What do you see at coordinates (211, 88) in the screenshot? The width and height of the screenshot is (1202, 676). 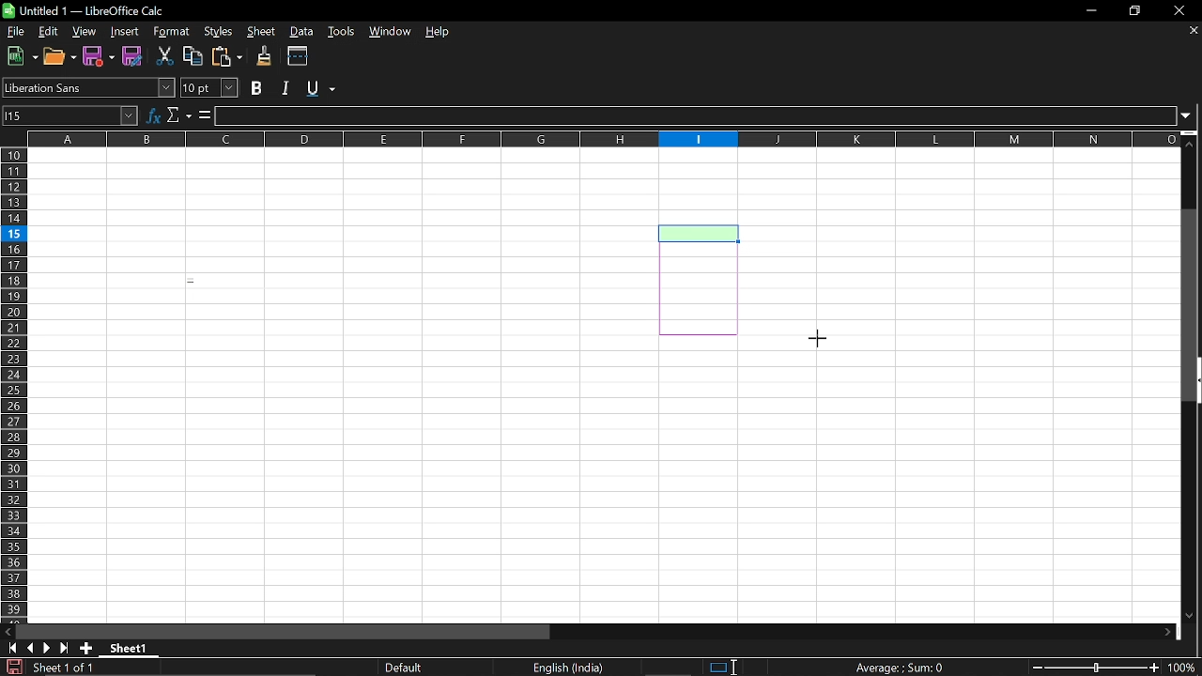 I see `Font size` at bounding box center [211, 88].